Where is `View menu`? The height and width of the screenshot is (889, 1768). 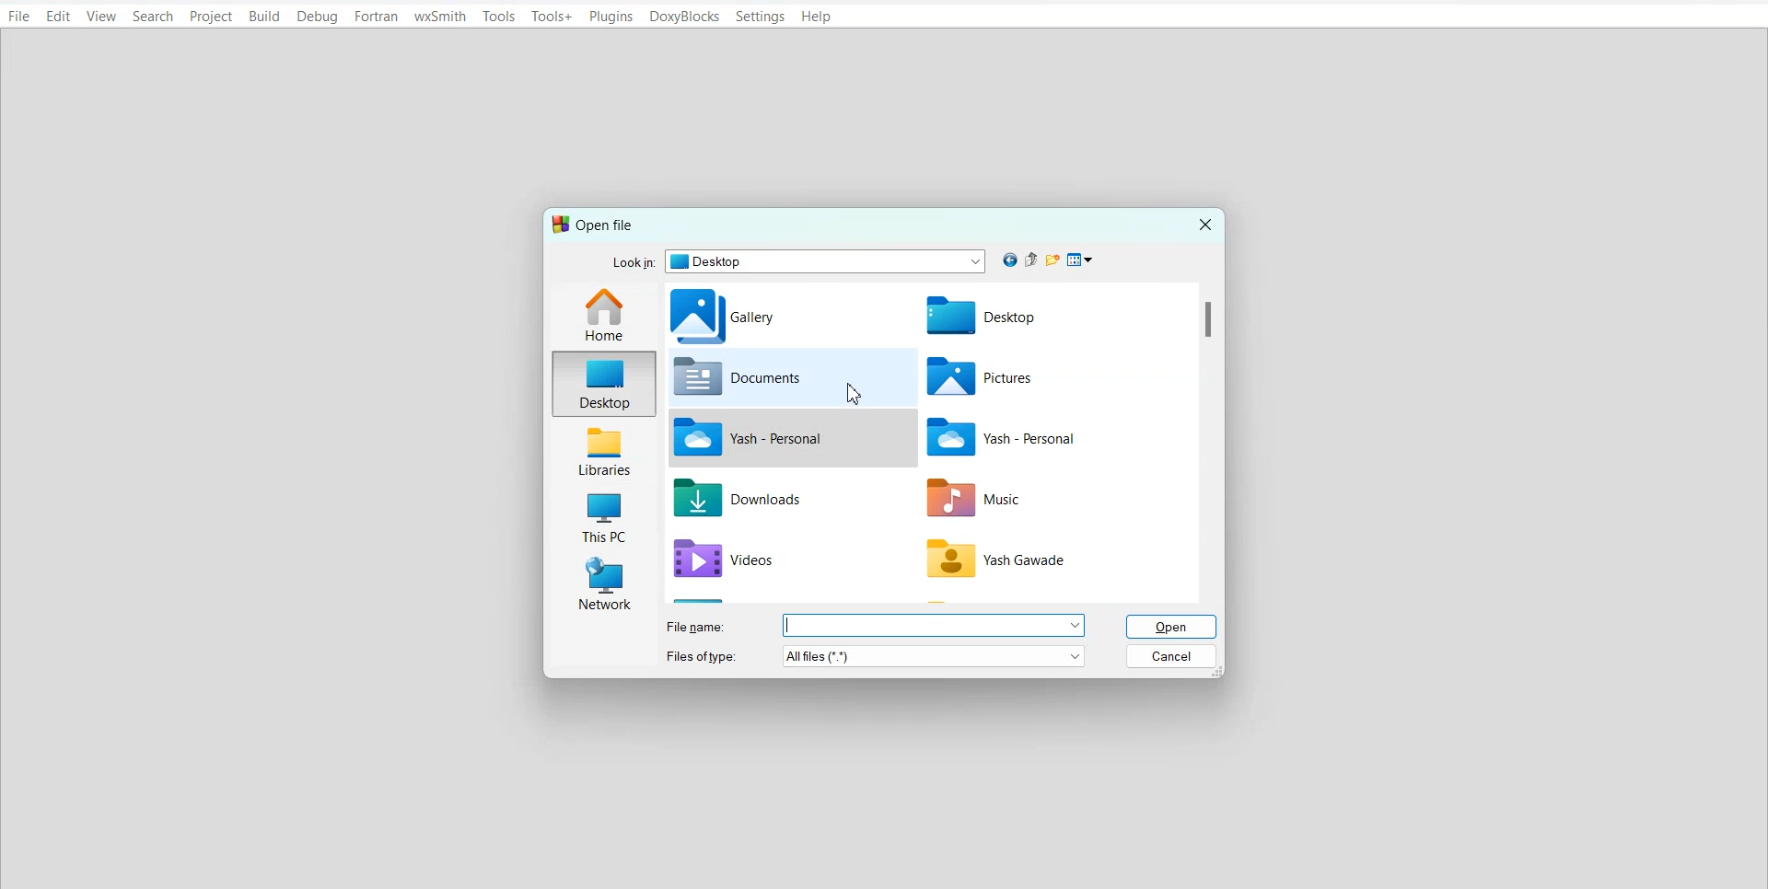
View menu is located at coordinates (1080, 260).